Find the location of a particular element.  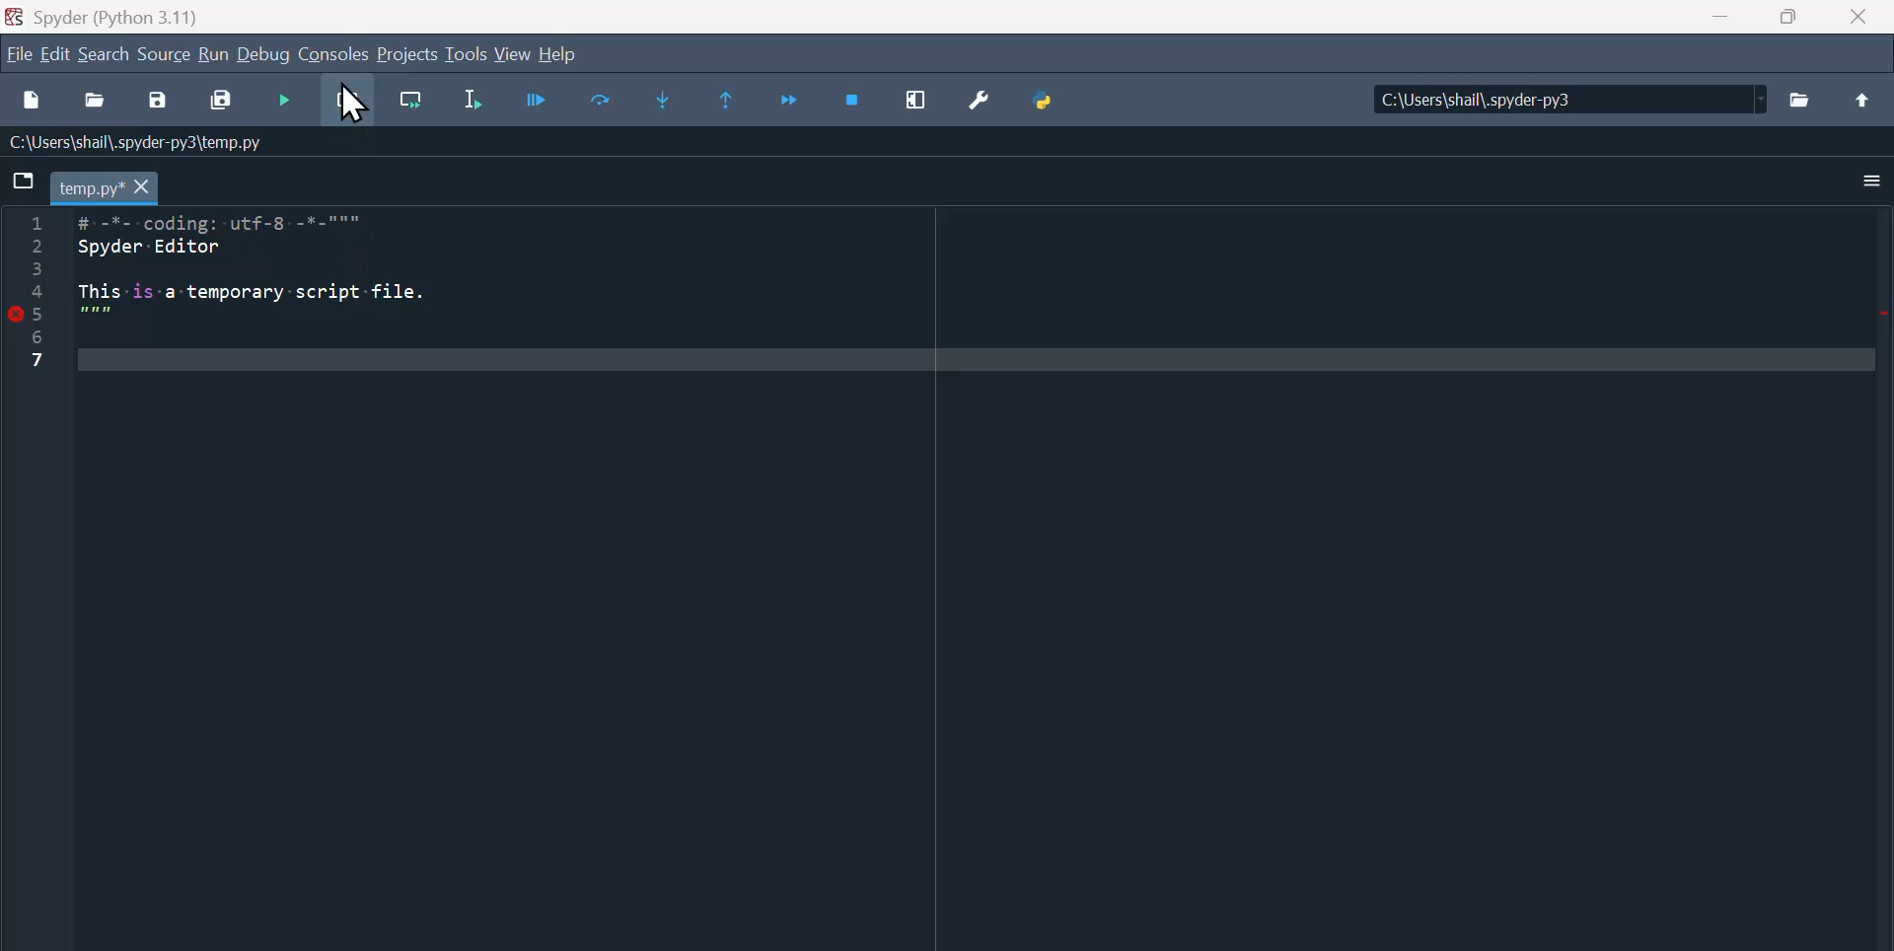

C:\Users\shail\.spyder-py3\temp.py is located at coordinates (157, 143).